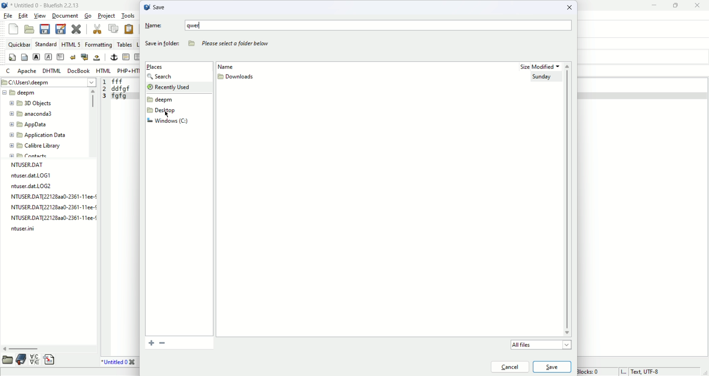 The image size is (709, 376). Describe the element at coordinates (30, 29) in the screenshot. I see `open` at that location.